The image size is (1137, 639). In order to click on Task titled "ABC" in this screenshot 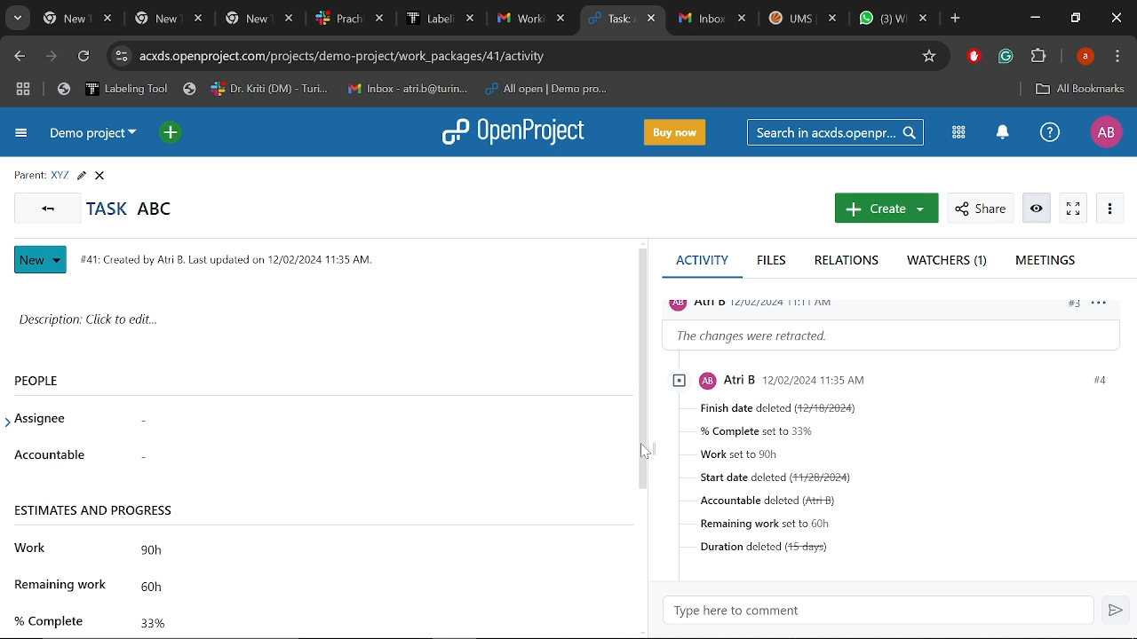, I will do `click(130, 208)`.